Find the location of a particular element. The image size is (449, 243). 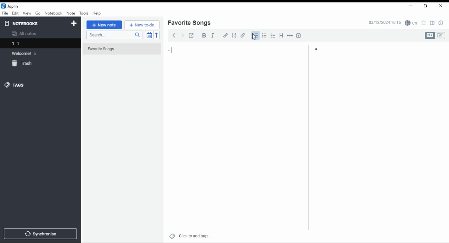

Favorite Songs is located at coordinates (118, 49).